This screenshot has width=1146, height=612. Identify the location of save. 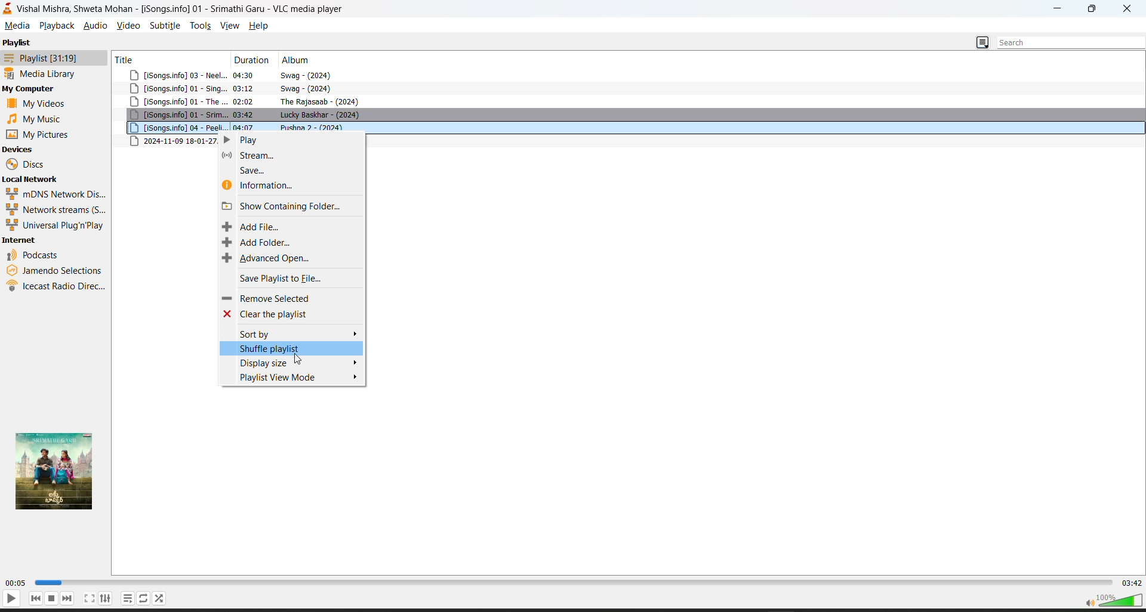
(251, 171).